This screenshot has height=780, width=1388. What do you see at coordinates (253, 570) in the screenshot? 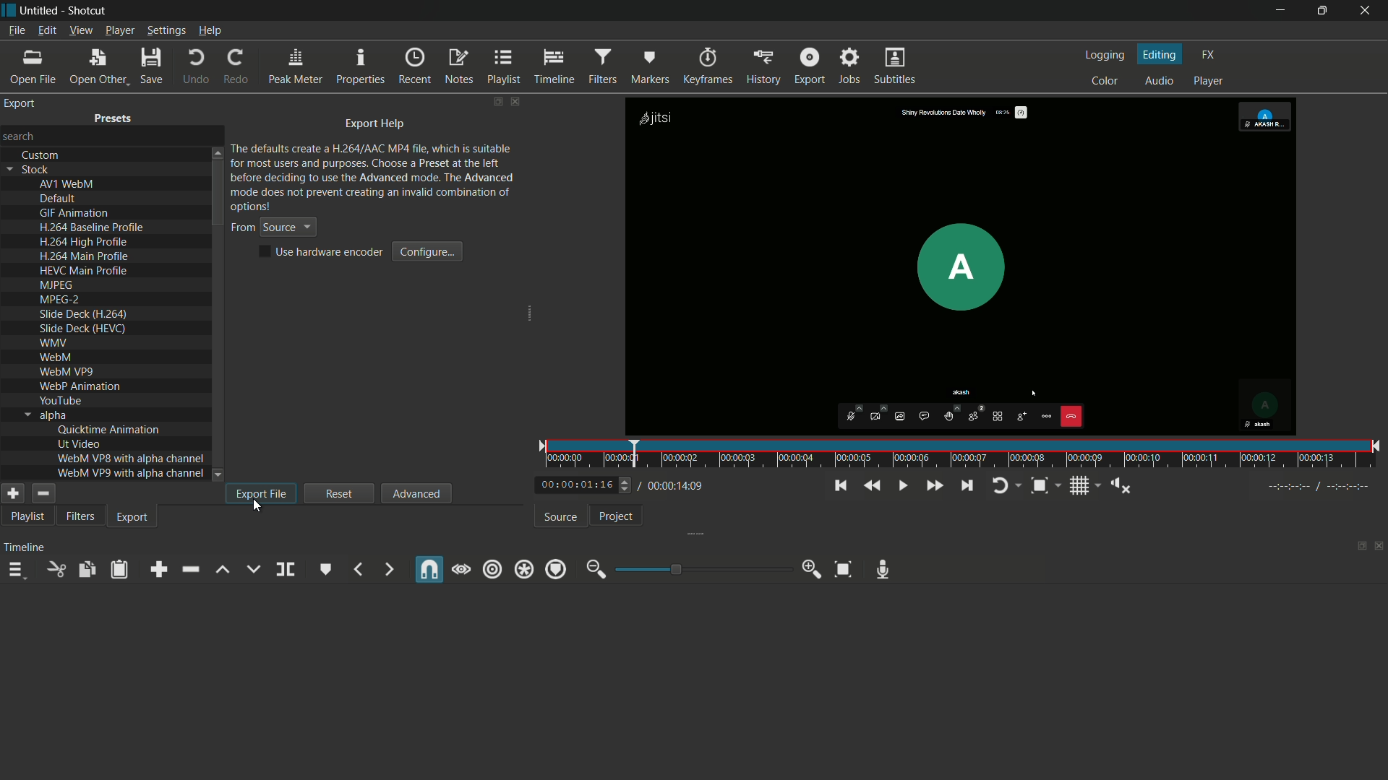
I see `overwrite` at bounding box center [253, 570].